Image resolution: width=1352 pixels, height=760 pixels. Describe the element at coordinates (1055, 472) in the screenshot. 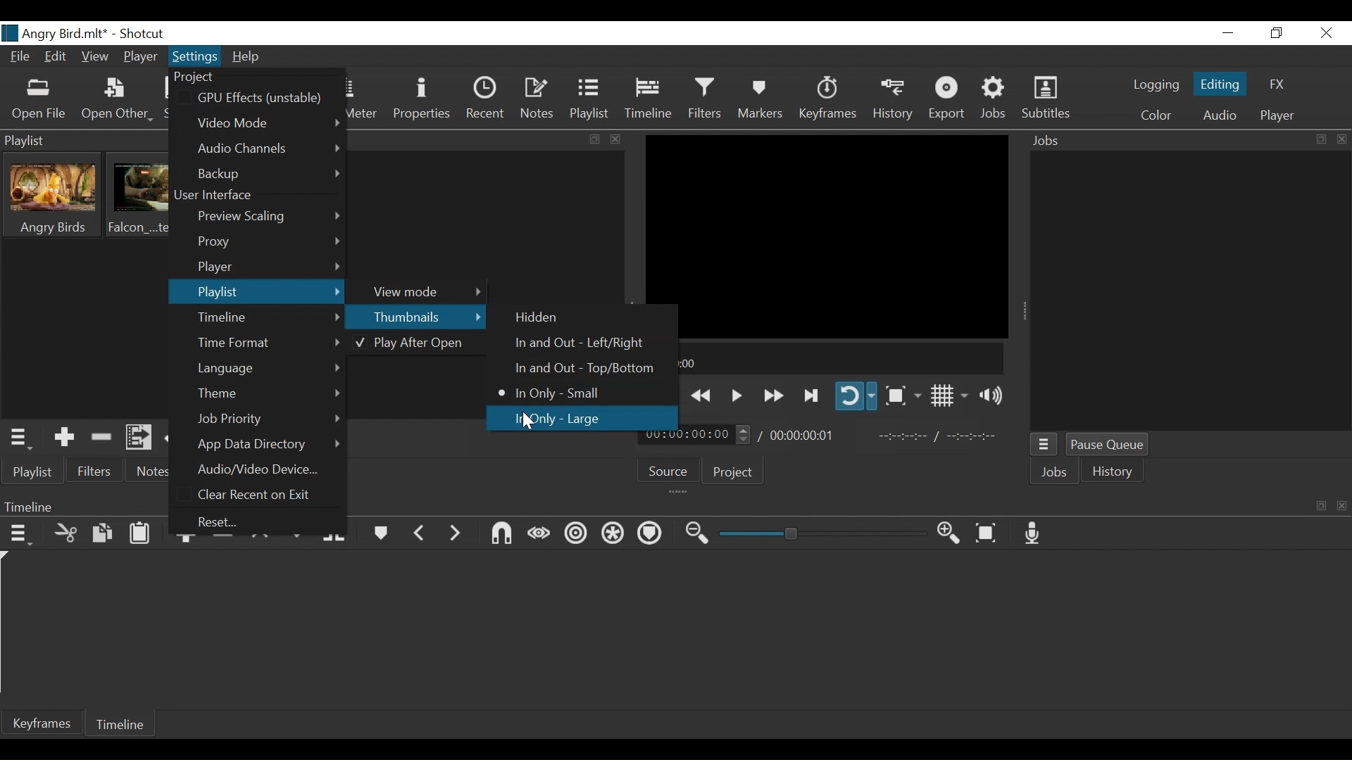

I see `Jobs` at that location.